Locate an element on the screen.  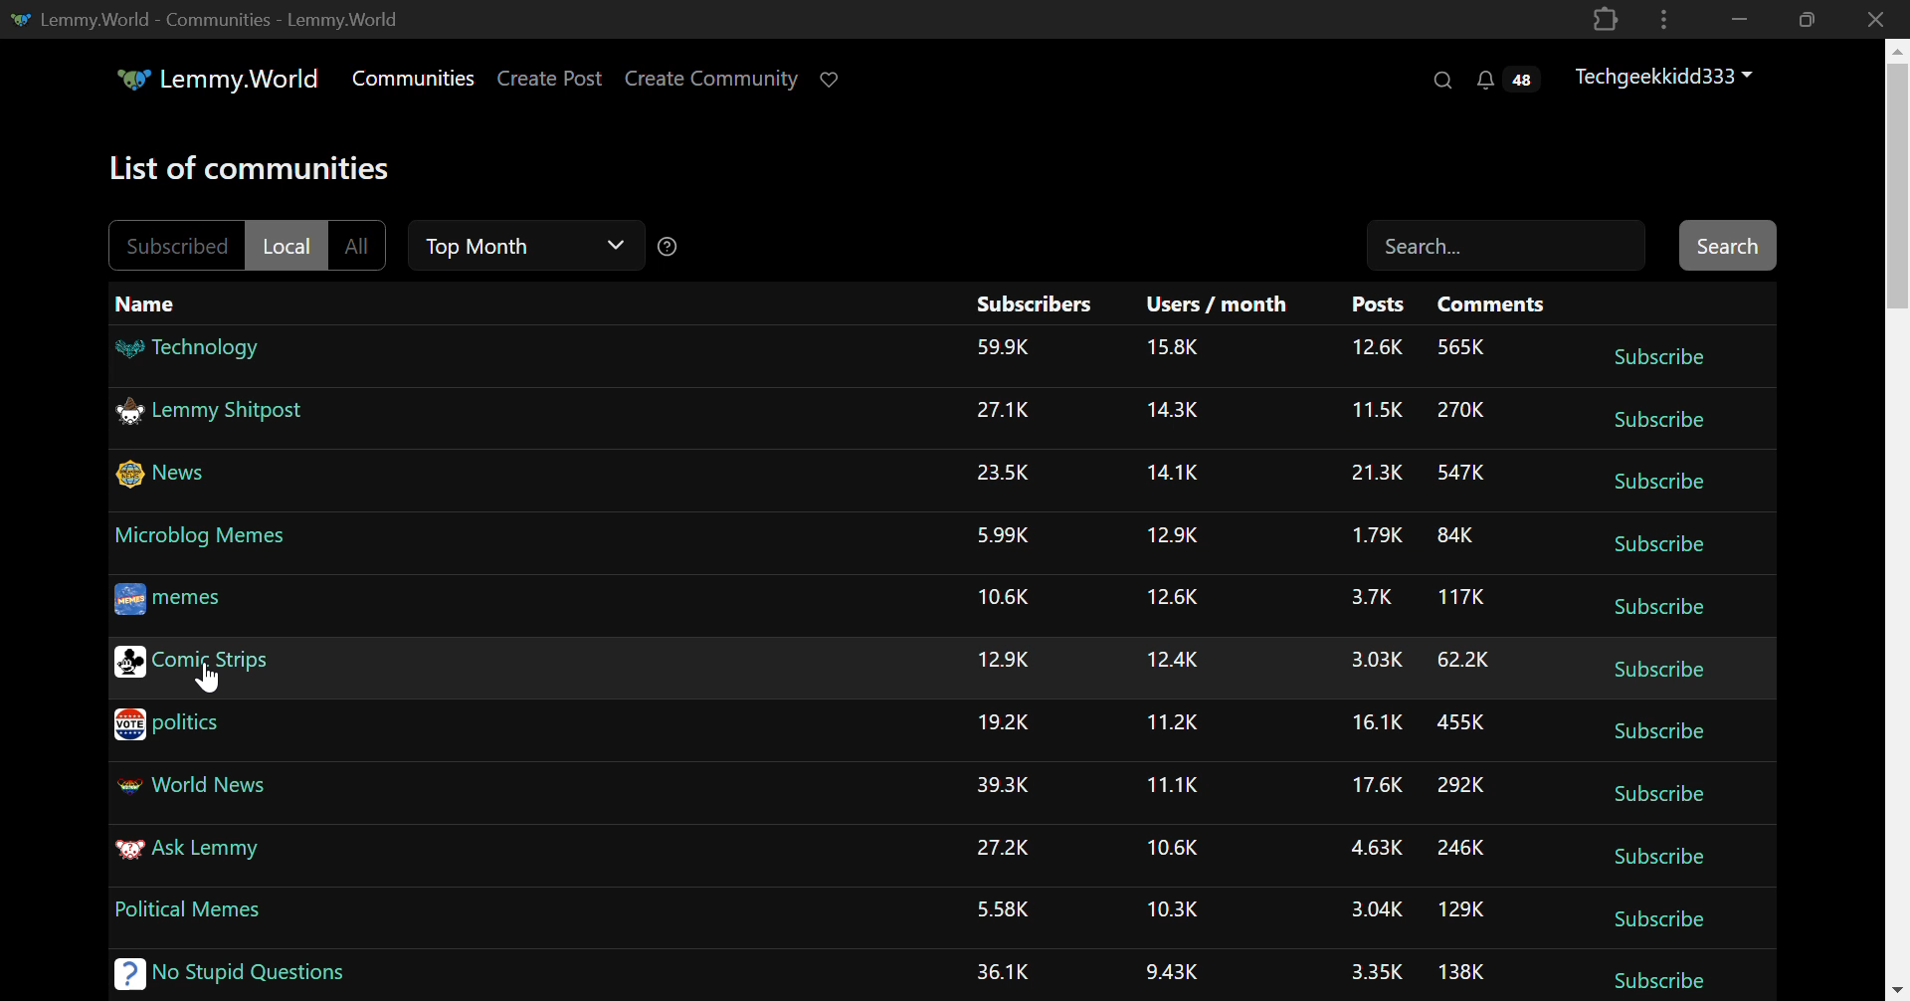
Search Button is located at coordinates (1727, 242).